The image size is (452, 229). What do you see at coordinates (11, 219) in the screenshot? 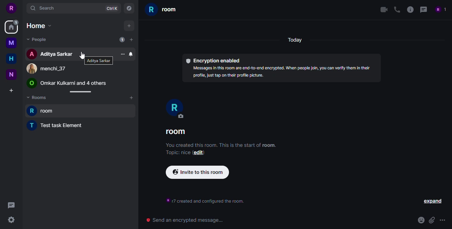
I see `quick settings` at bounding box center [11, 219].